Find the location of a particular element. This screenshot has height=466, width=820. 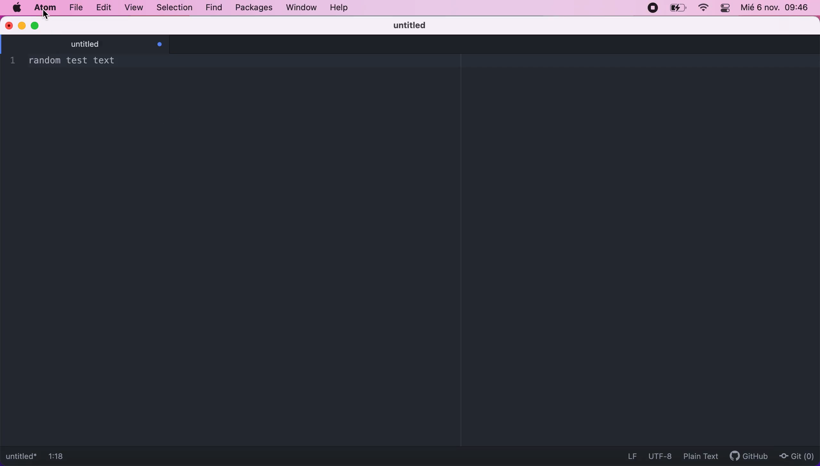

UTF-8 is located at coordinates (660, 457).